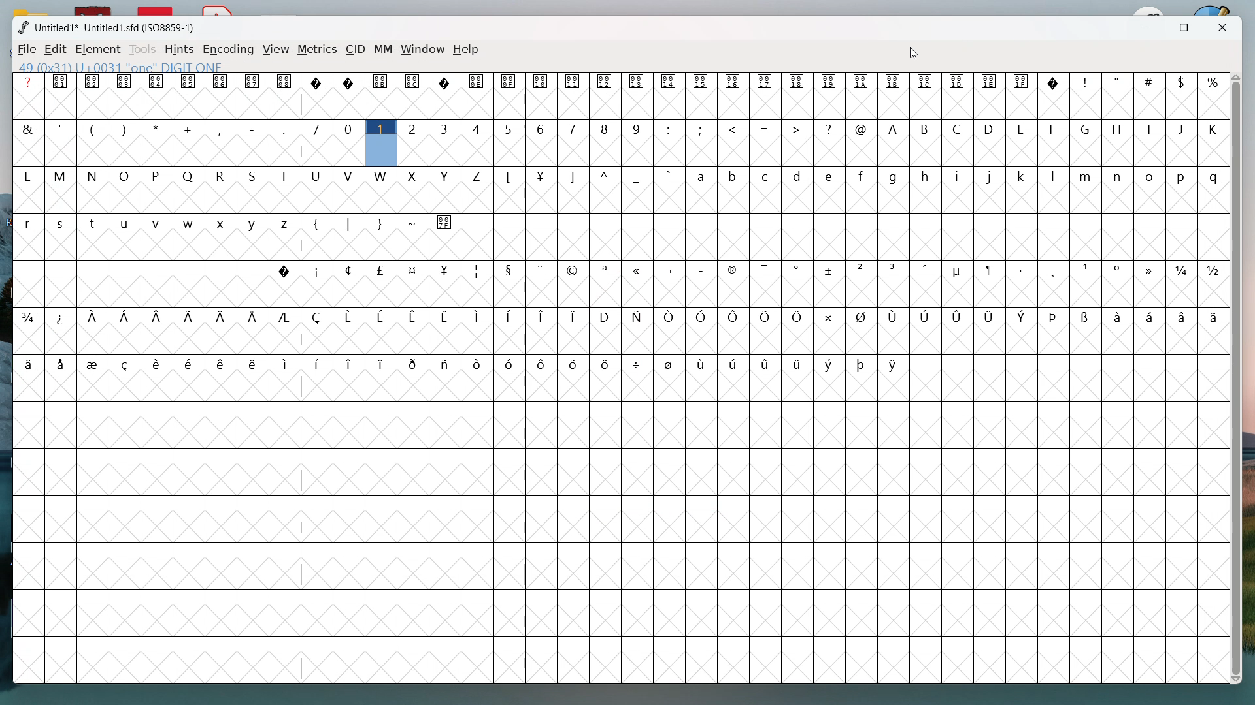 This screenshot has height=705, width=1255. What do you see at coordinates (288, 317) in the screenshot?
I see `symbol` at bounding box center [288, 317].